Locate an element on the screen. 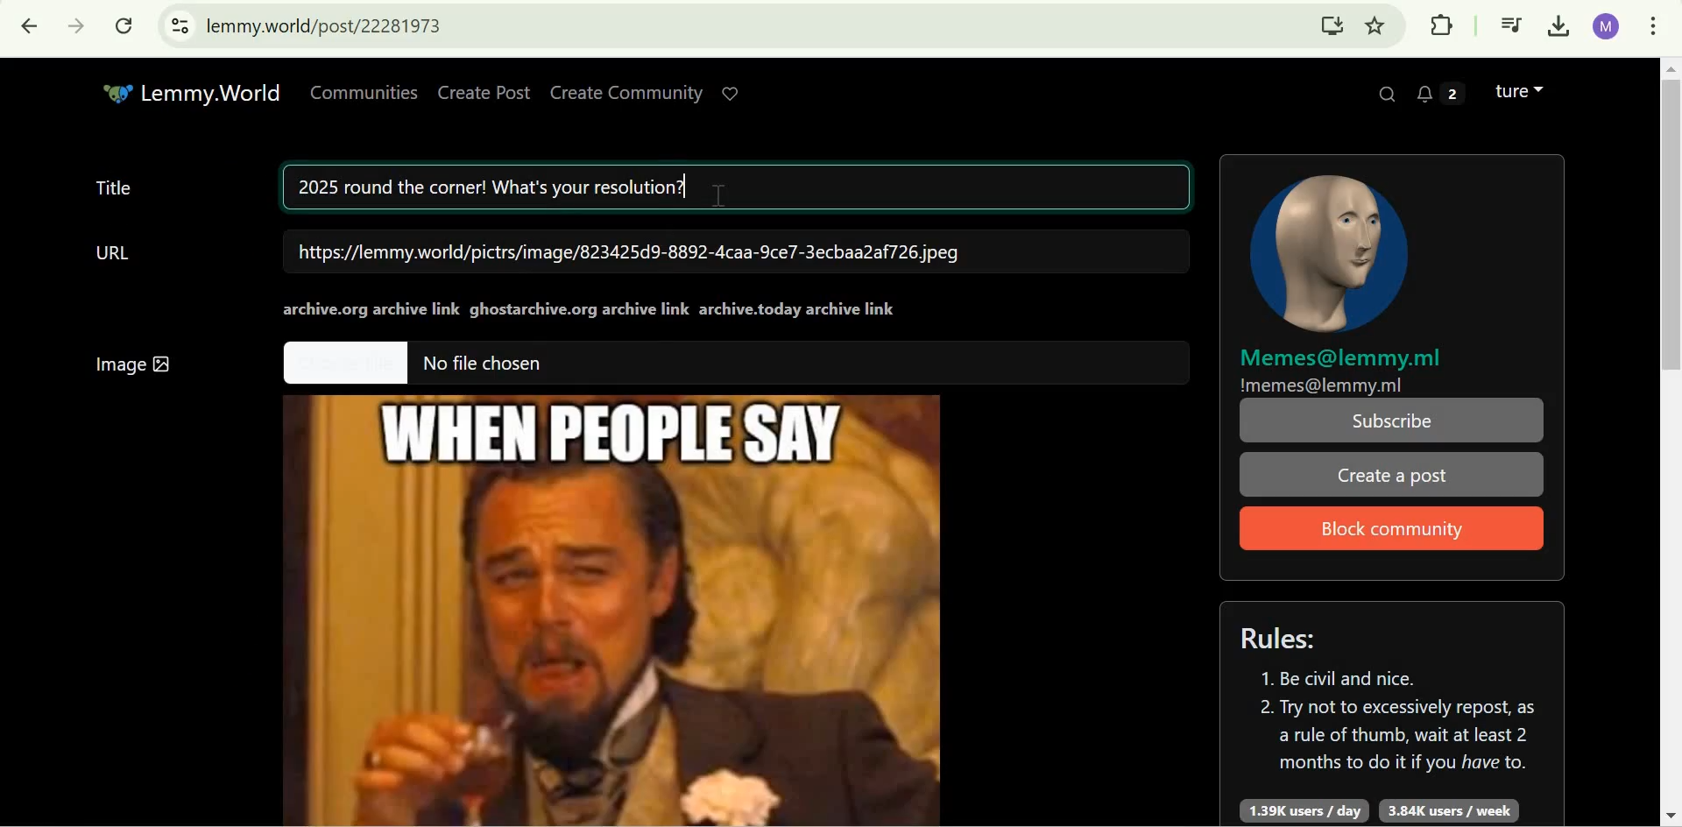 The width and height of the screenshot is (1682, 827). URL is located at coordinates (114, 252).